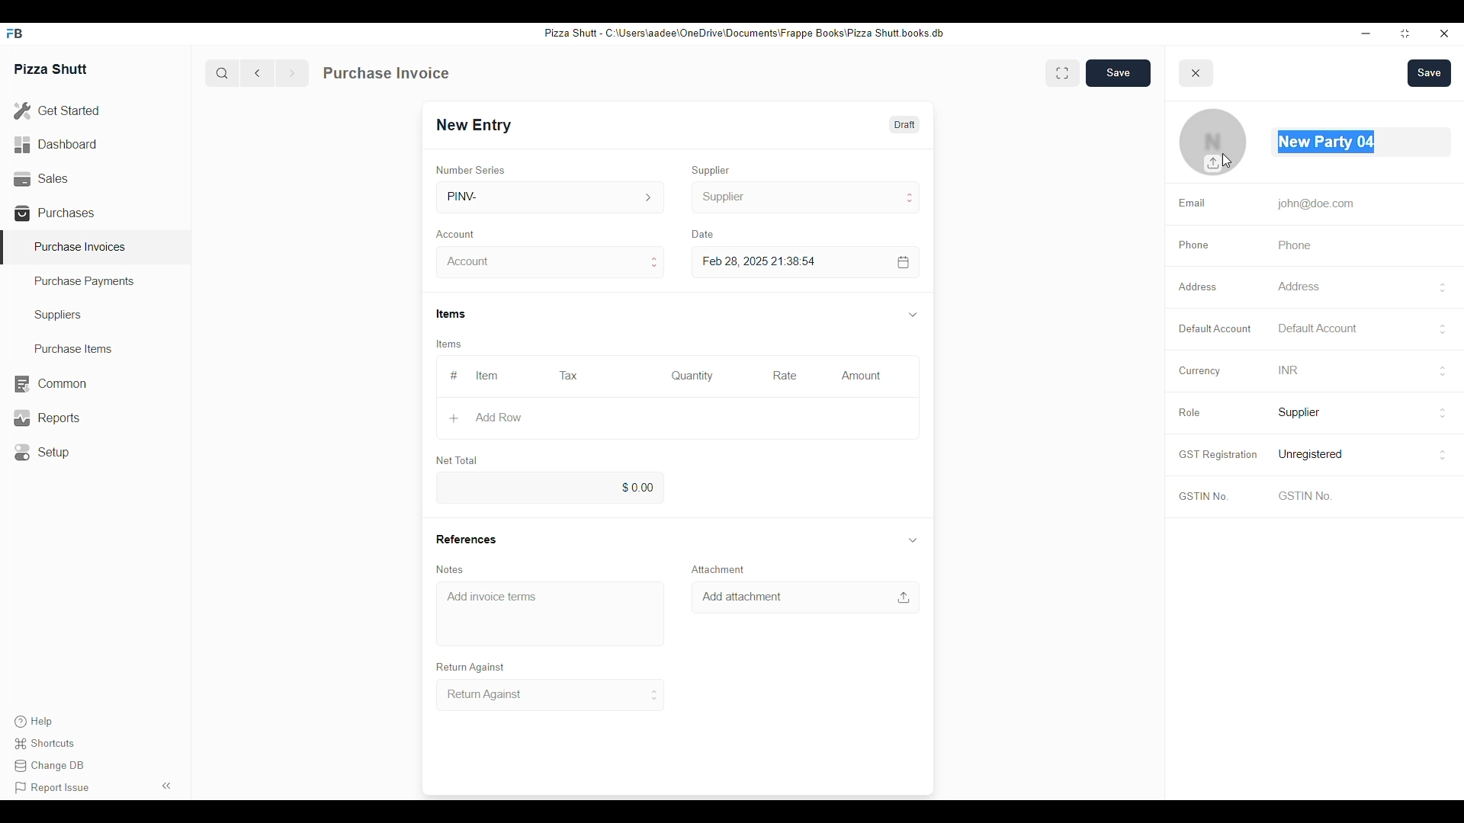  What do you see at coordinates (457, 460) in the screenshot?
I see `Net Total` at bounding box center [457, 460].